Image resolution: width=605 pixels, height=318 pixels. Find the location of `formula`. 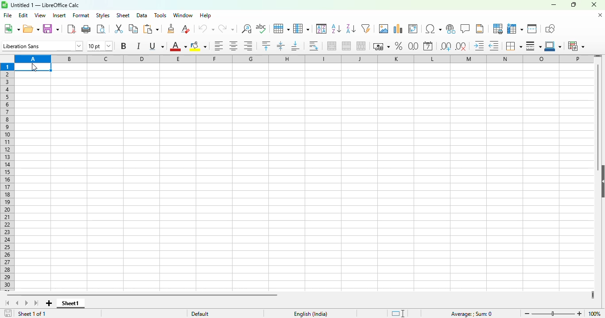

formula is located at coordinates (471, 314).